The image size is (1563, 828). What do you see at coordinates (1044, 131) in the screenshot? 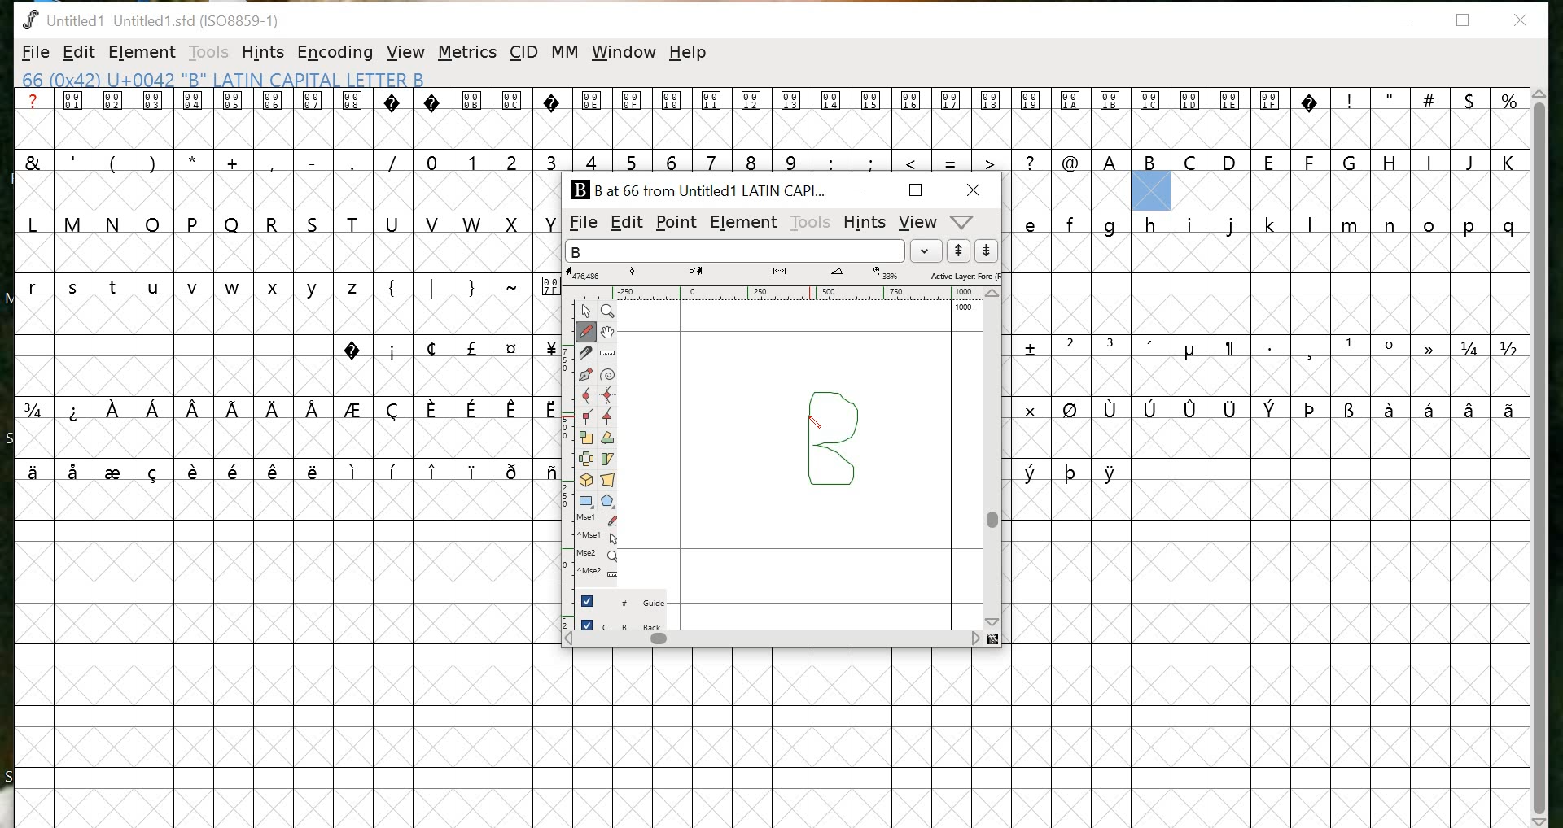
I see `glyphs` at bounding box center [1044, 131].